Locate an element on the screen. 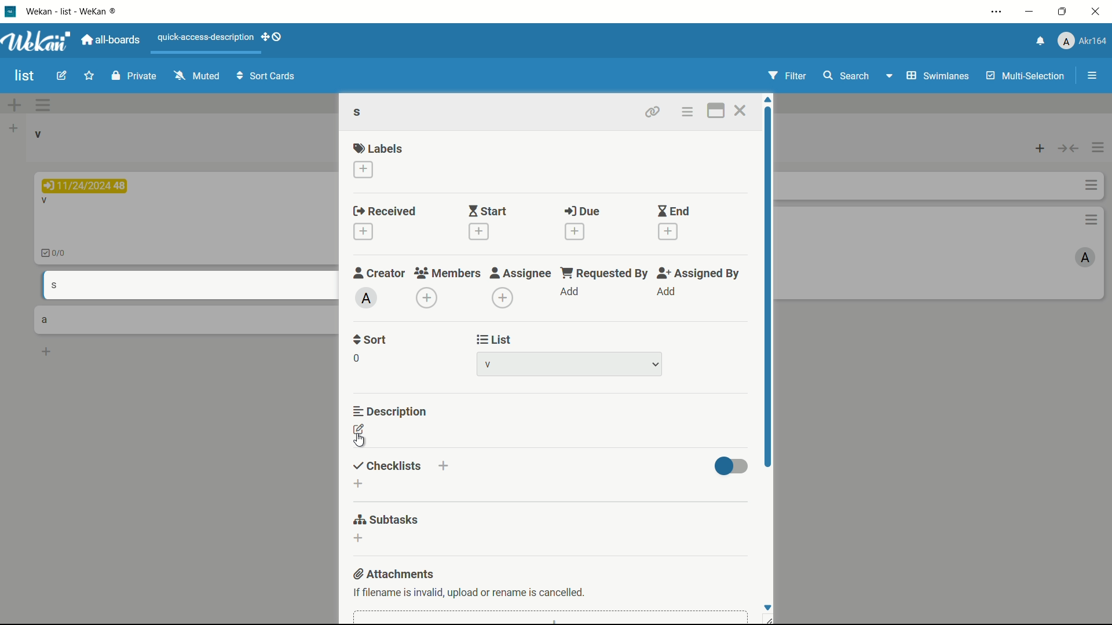 The height and width of the screenshot is (625, 1112). profile is located at coordinates (1084, 40).